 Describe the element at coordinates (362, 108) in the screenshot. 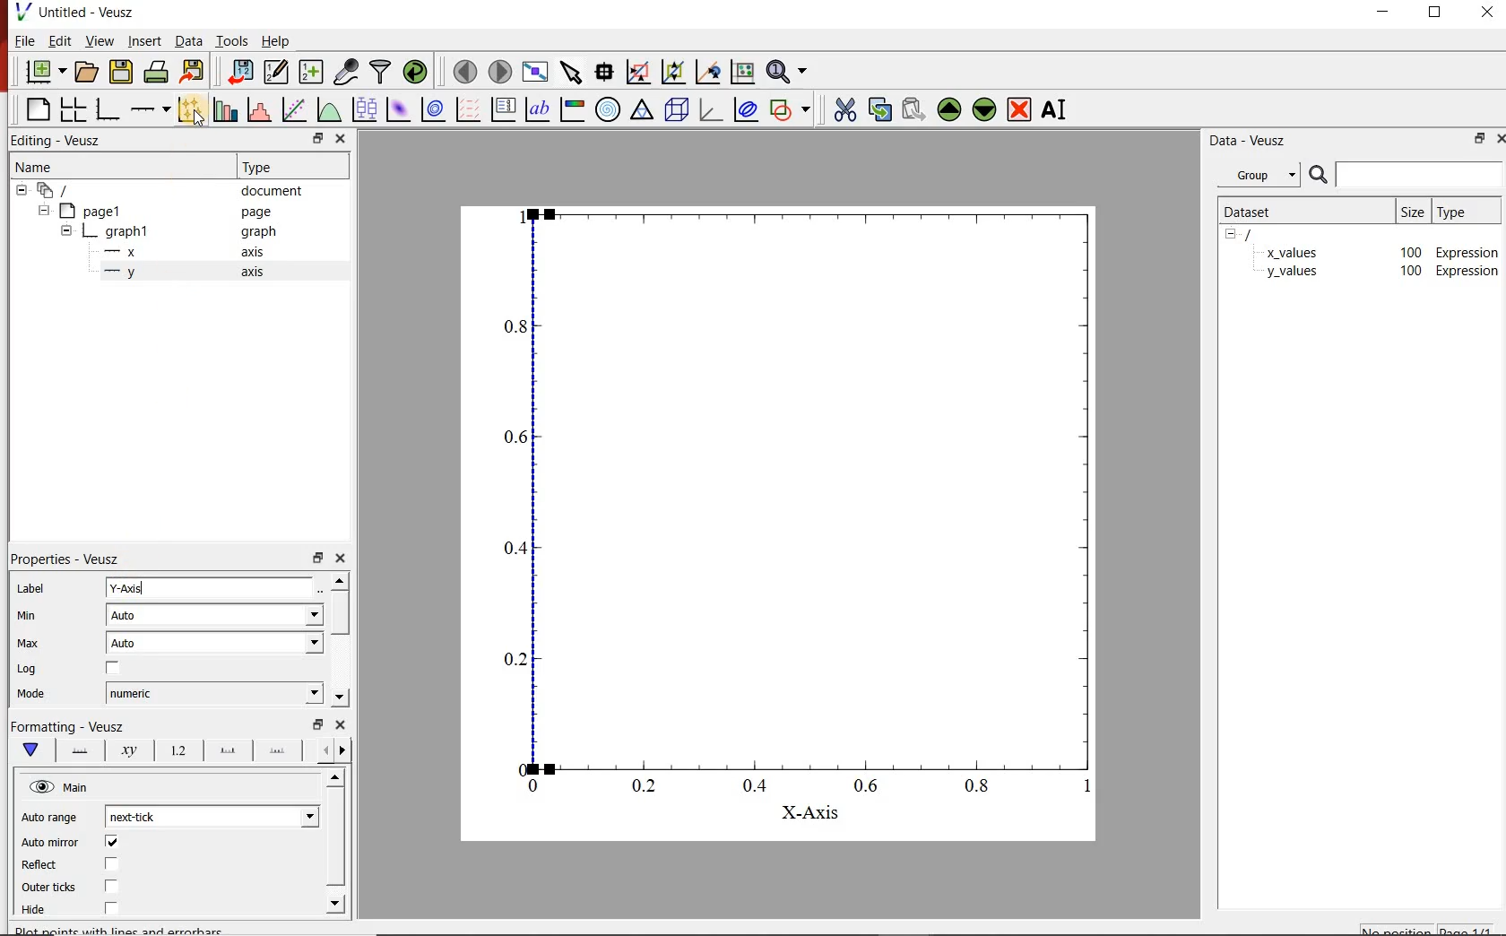

I see `plot box plots` at that location.